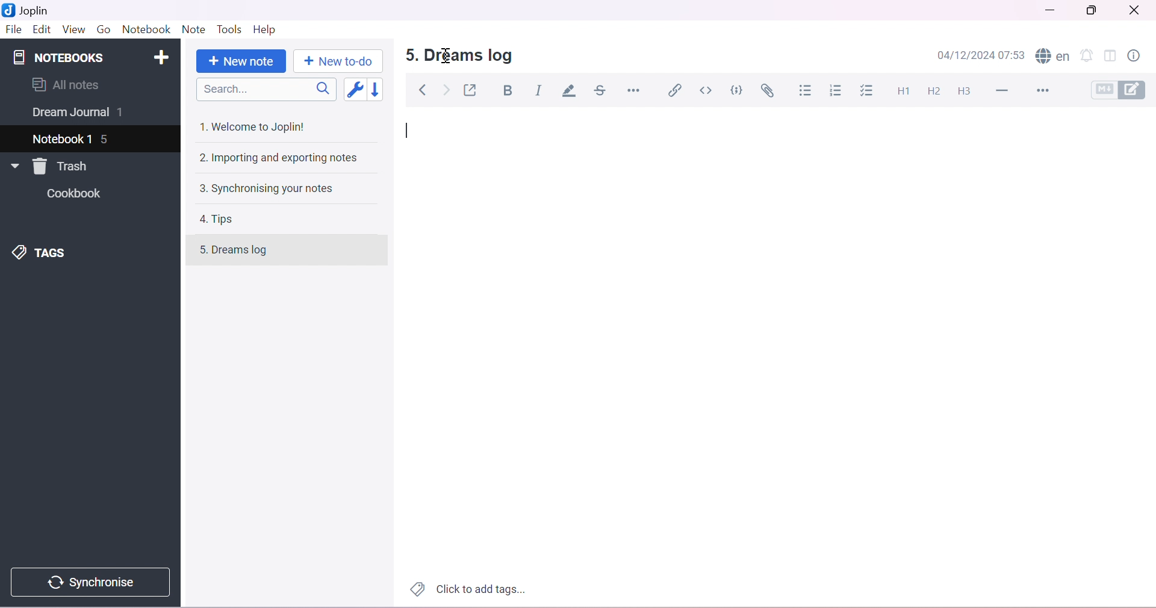 Image resolution: width=1156 pixels, height=608 pixels. Describe the element at coordinates (409, 132) in the screenshot. I see `Typing cursor` at that location.